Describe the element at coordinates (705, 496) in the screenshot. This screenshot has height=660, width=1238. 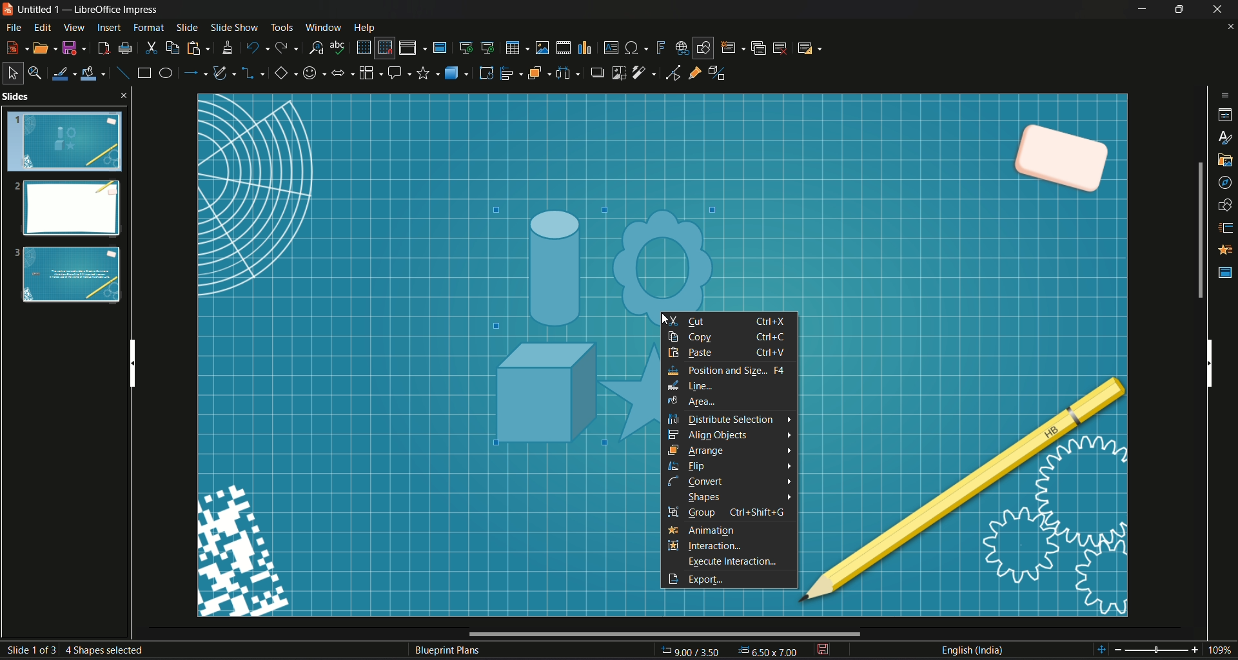
I see `shapes` at that location.